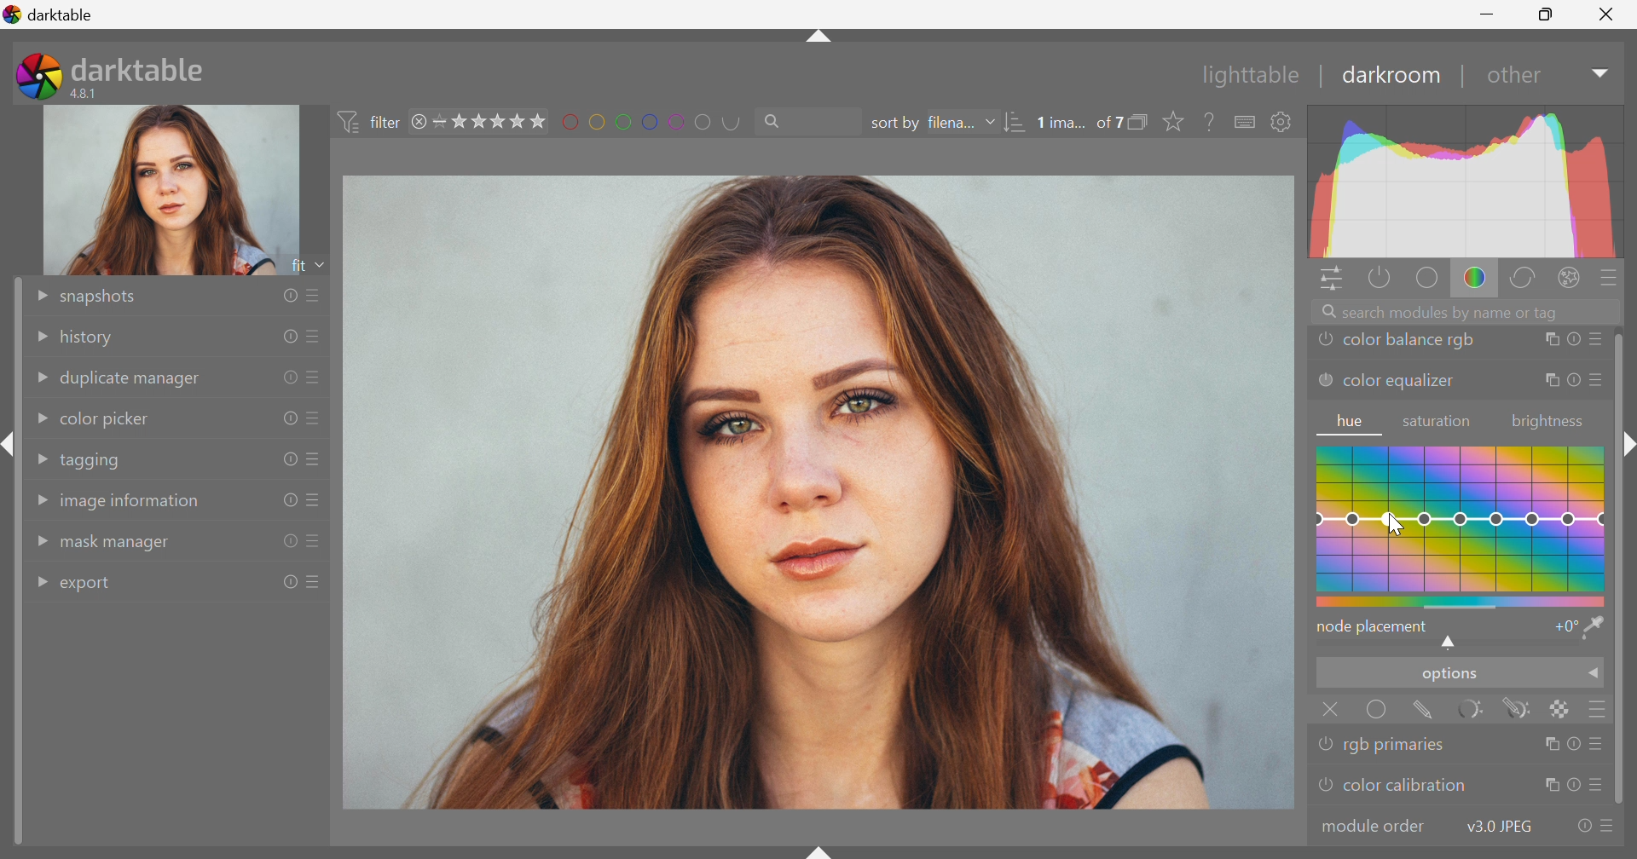 This screenshot has height=859, width=1637. Describe the element at coordinates (1579, 827) in the screenshot. I see `reset` at that location.